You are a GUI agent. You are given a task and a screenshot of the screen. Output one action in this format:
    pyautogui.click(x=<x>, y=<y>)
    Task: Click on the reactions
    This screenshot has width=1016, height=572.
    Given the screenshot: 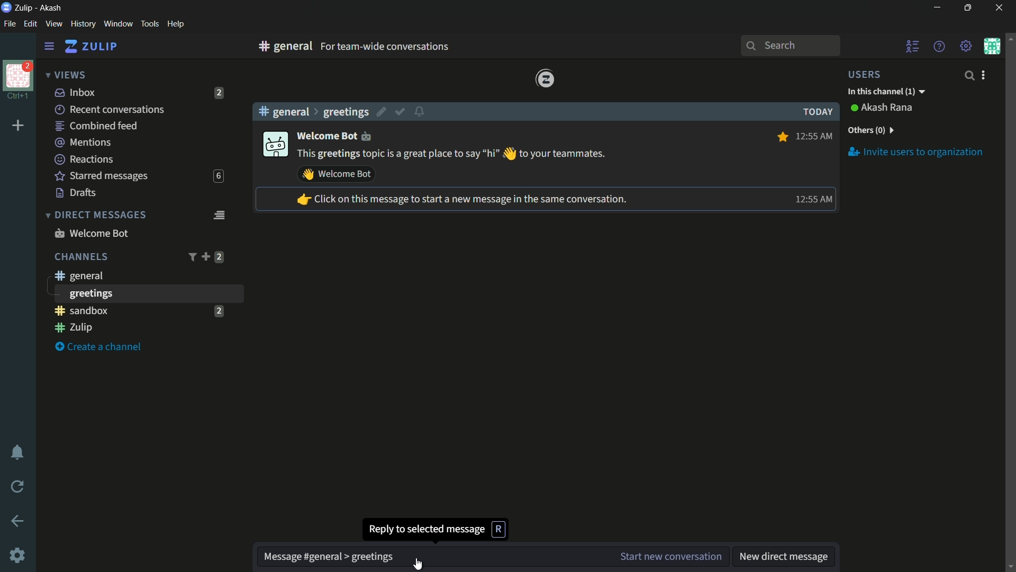 What is the action you would take?
    pyautogui.click(x=84, y=159)
    